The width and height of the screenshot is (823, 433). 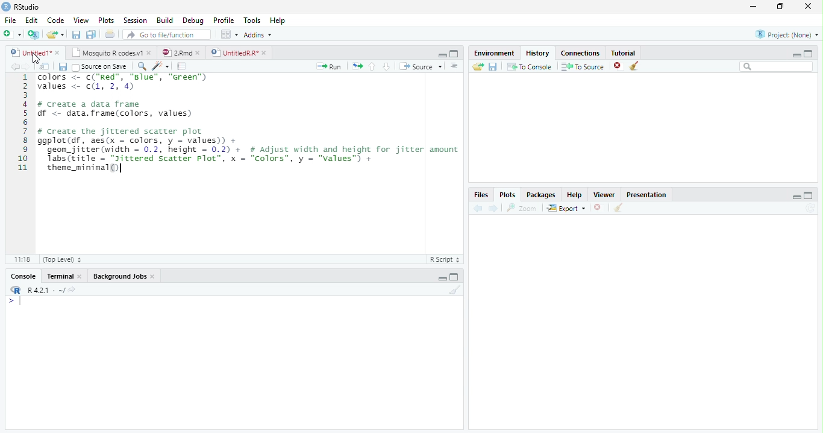 I want to click on UntitledR.R*, so click(x=234, y=53).